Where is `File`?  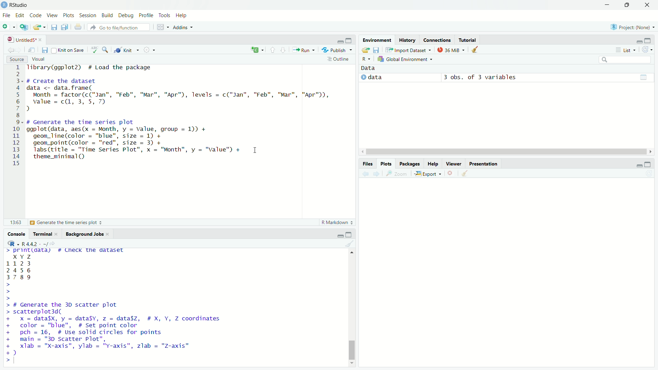 File is located at coordinates (6, 15).